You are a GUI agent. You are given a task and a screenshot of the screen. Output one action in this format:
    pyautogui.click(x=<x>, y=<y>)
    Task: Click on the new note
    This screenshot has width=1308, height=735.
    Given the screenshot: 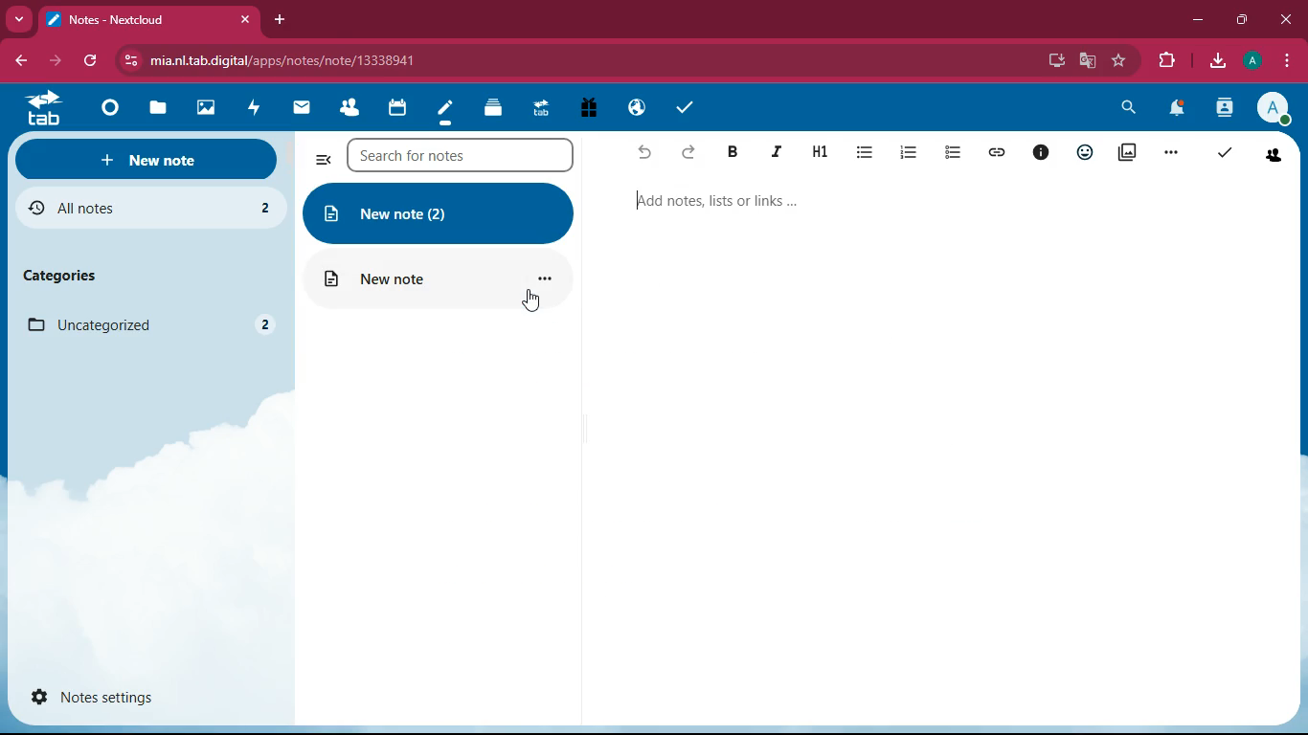 What is the action you would take?
    pyautogui.click(x=438, y=280)
    